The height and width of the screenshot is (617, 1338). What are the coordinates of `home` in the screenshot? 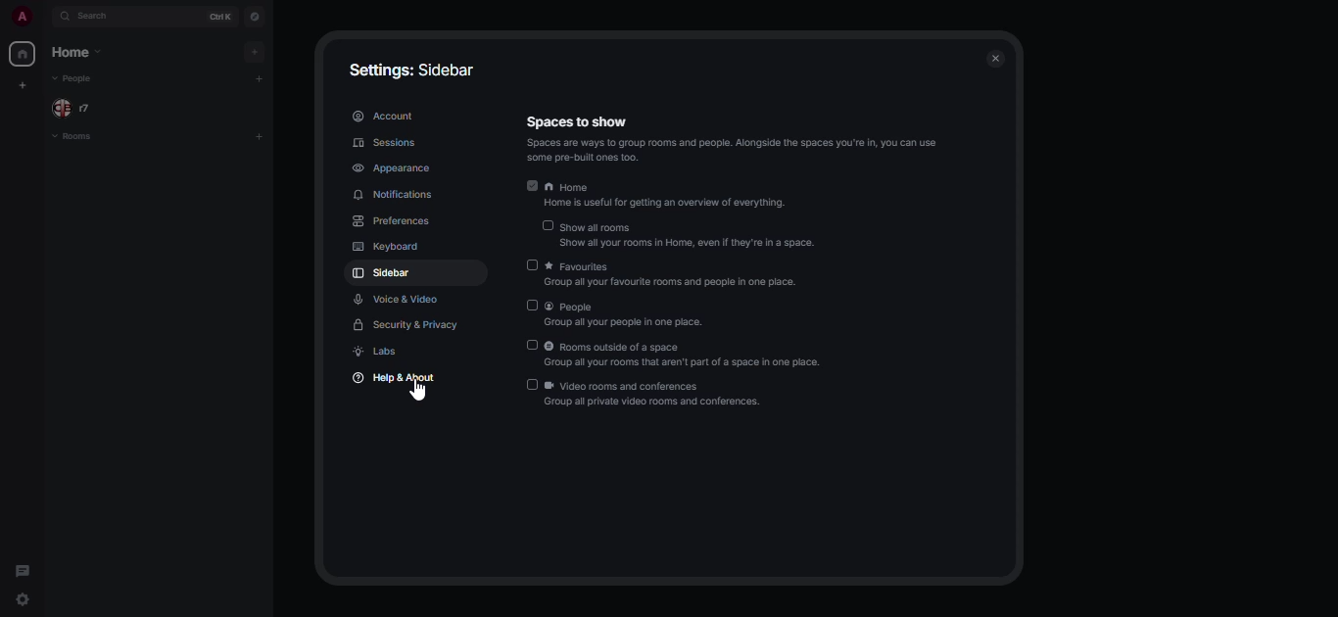 It's located at (84, 53).